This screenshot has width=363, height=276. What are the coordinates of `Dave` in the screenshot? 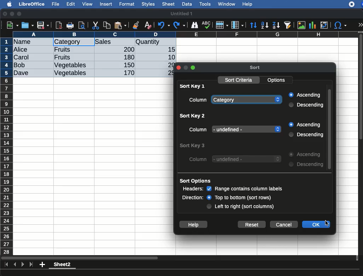 It's located at (23, 73).